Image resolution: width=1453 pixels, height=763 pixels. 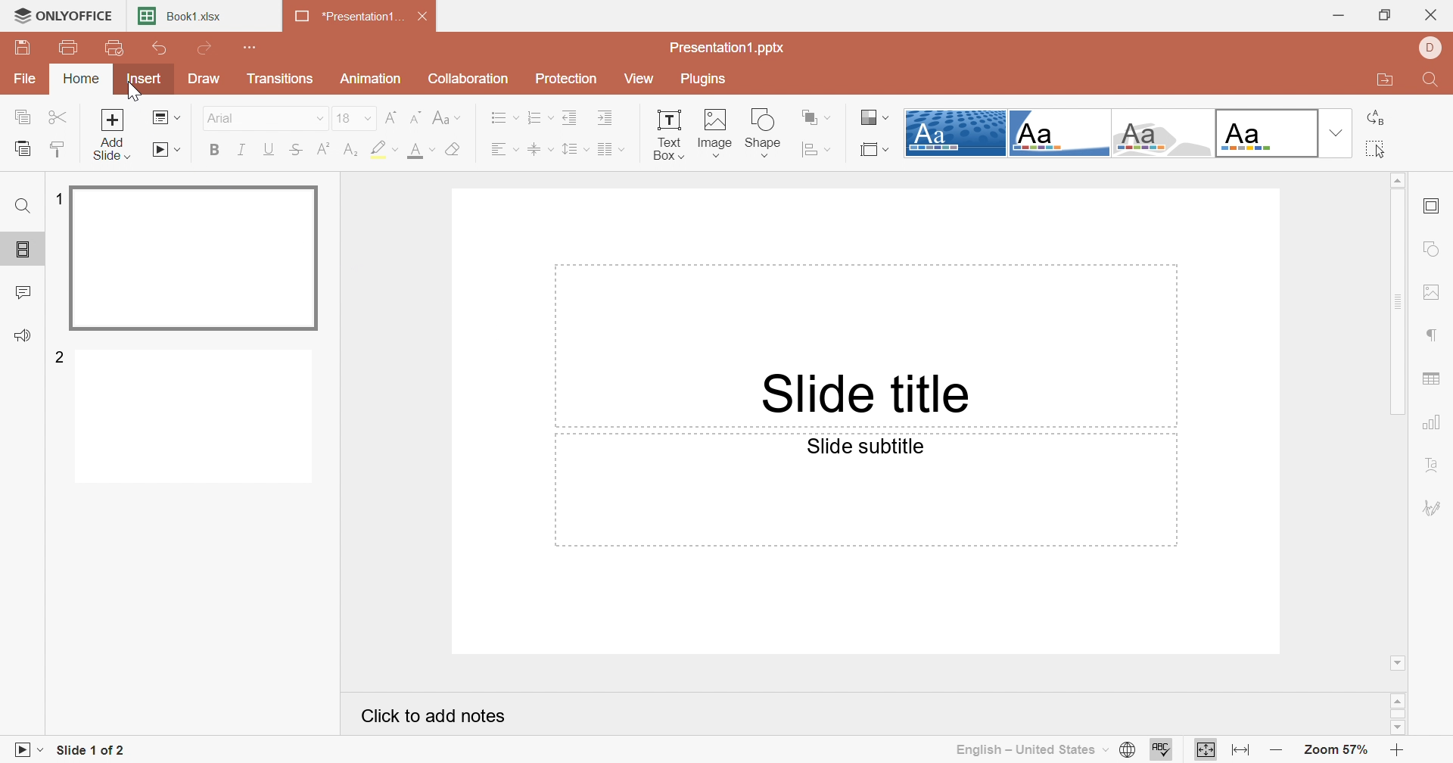 What do you see at coordinates (26, 748) in the screenshot?
I see `Start Slideshow` at bounding box center [26, 748].